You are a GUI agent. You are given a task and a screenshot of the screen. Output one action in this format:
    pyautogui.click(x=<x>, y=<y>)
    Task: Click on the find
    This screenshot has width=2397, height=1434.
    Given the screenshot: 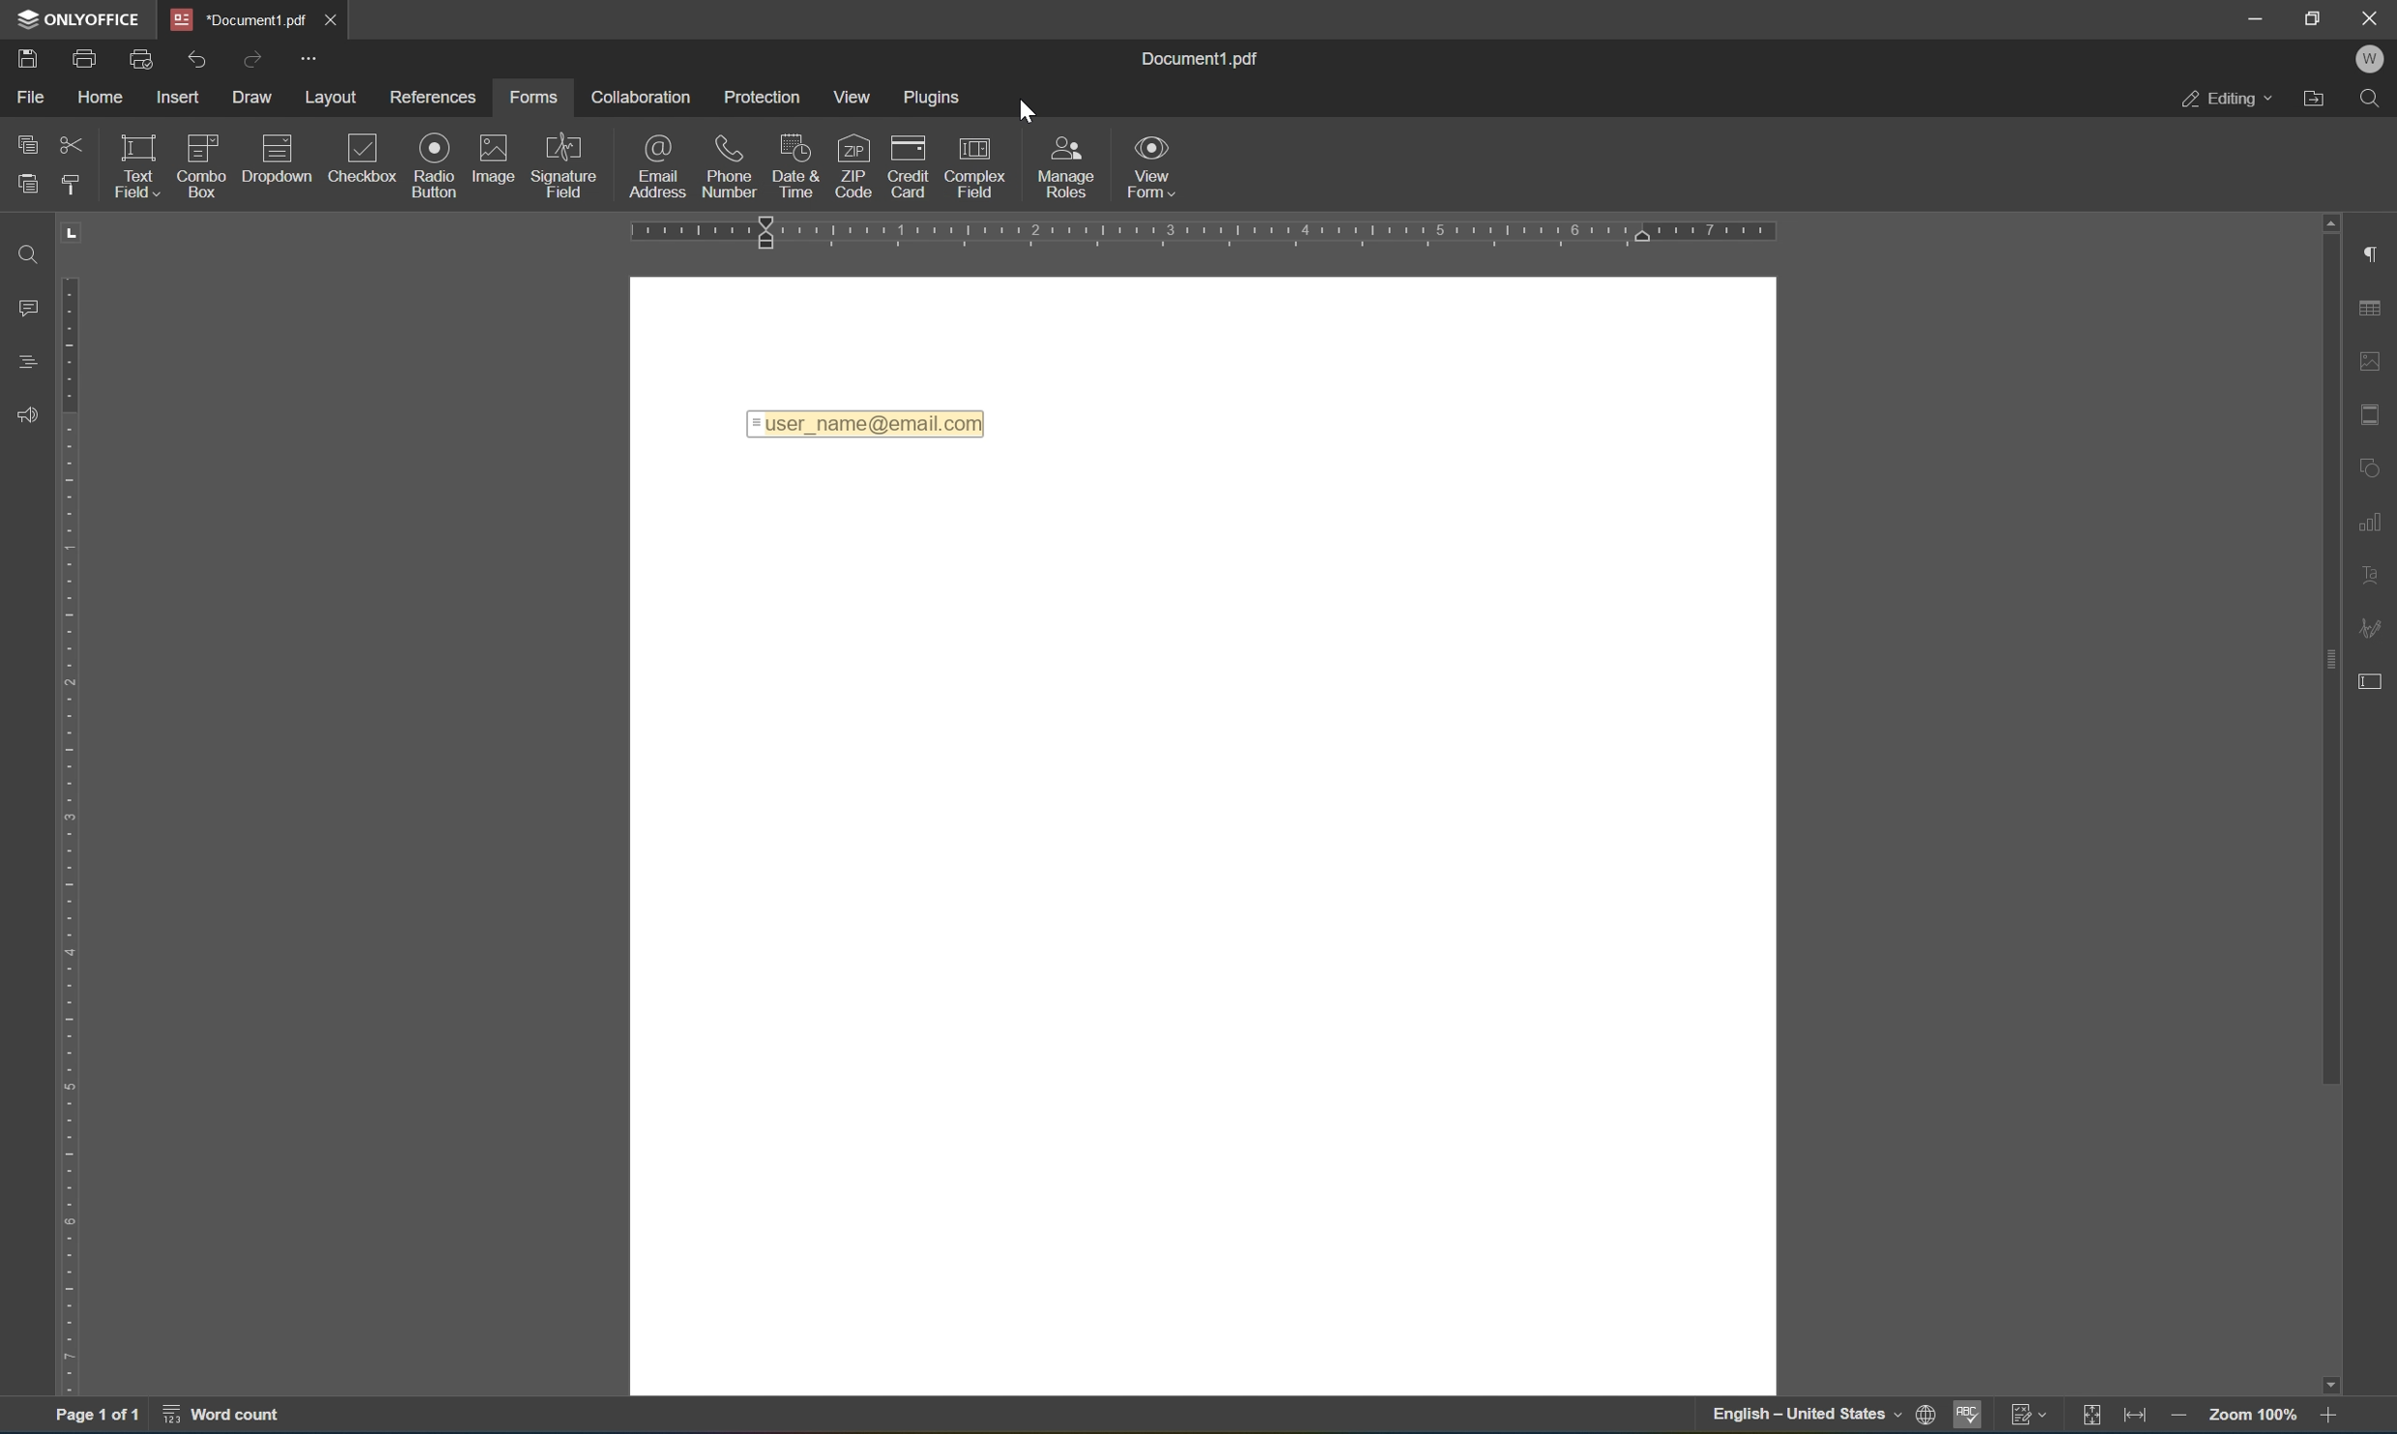 What is the action you would take?
    pyautogui.click(x=2376, y=99)
    